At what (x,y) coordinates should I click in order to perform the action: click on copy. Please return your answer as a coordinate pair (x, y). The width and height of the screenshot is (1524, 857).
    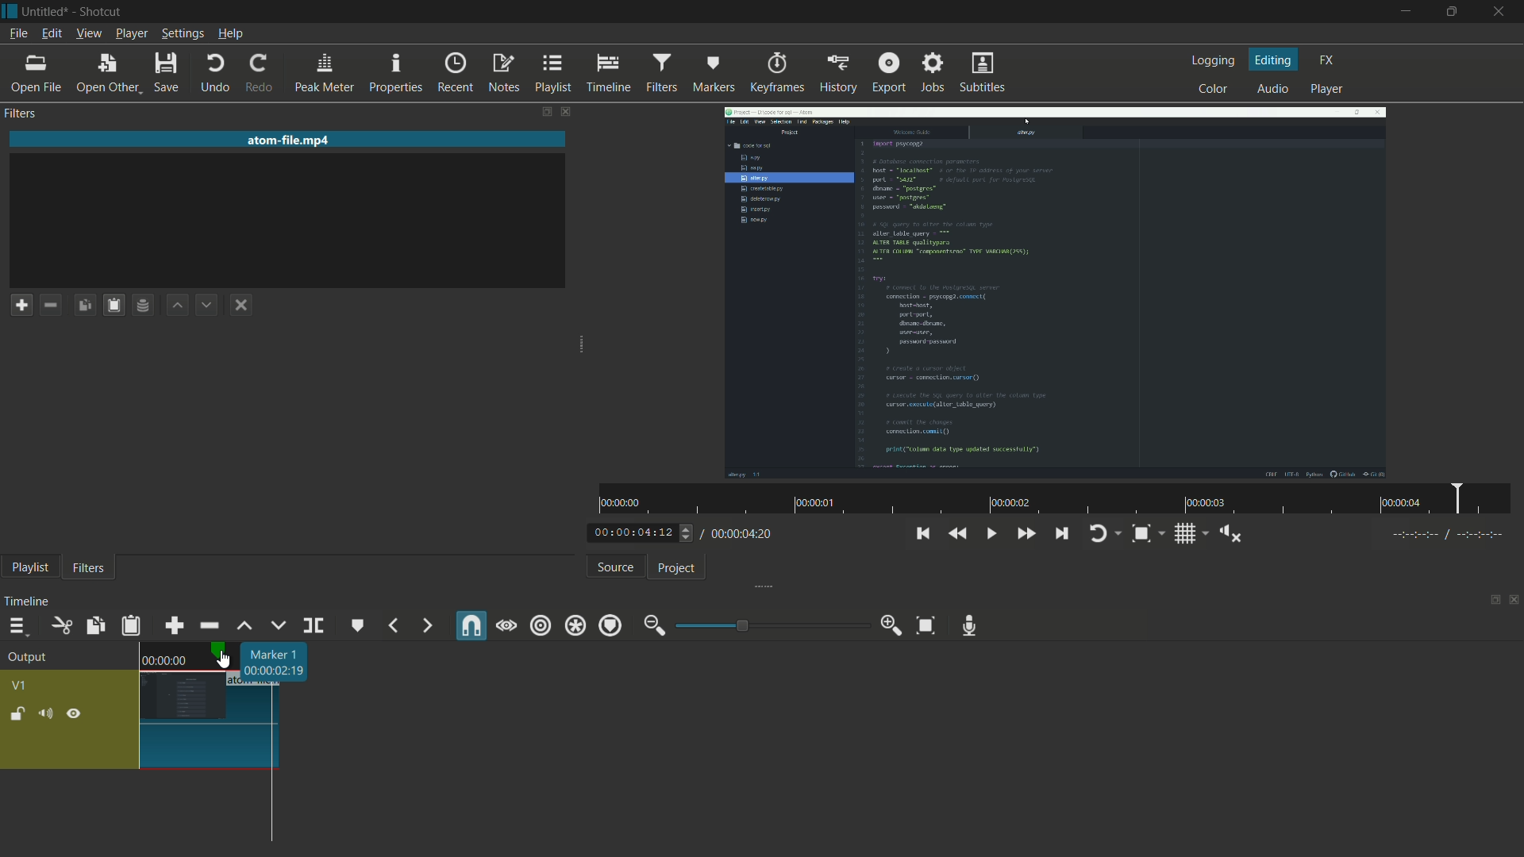
    Looking at the image, I should click on (92, 625).